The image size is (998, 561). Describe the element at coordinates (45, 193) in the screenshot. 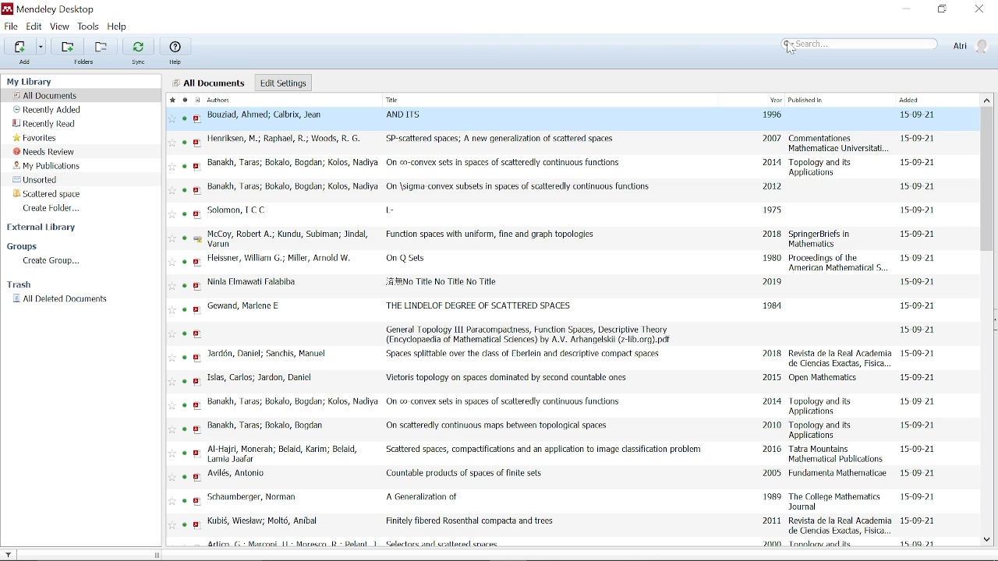

I see `Scattered space` at that location.